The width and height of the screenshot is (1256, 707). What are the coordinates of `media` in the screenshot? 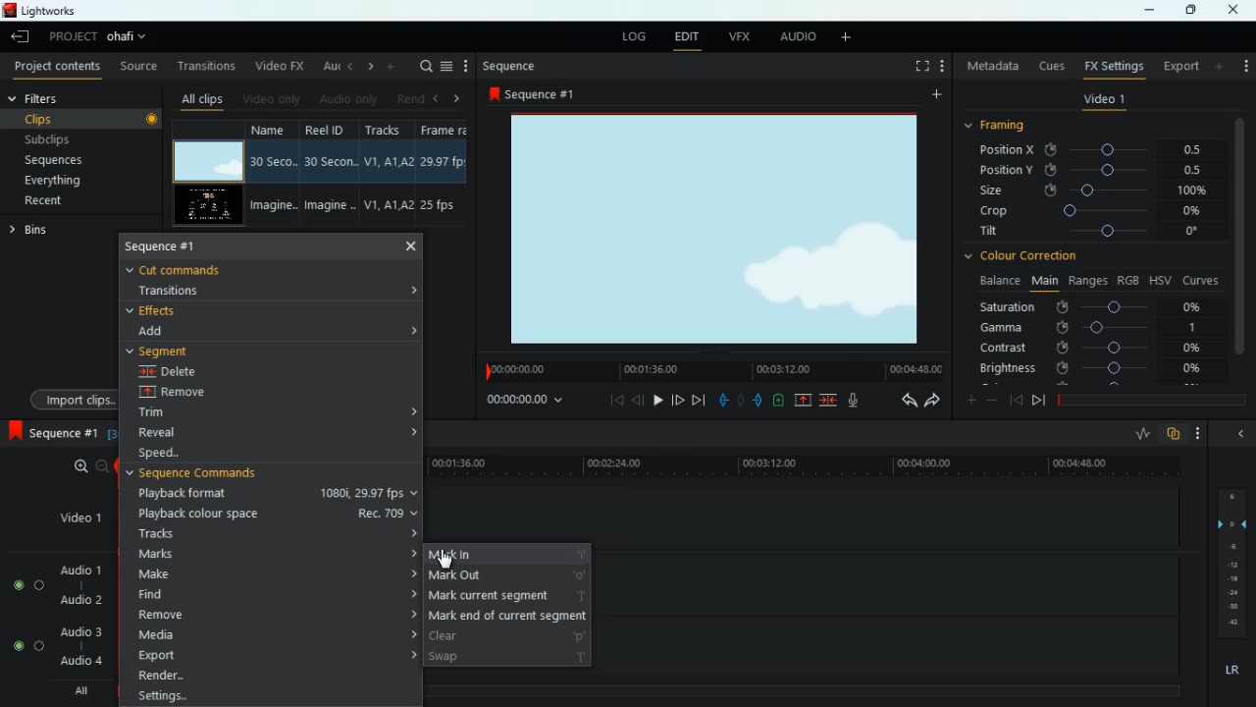 It's located at (281, 636).